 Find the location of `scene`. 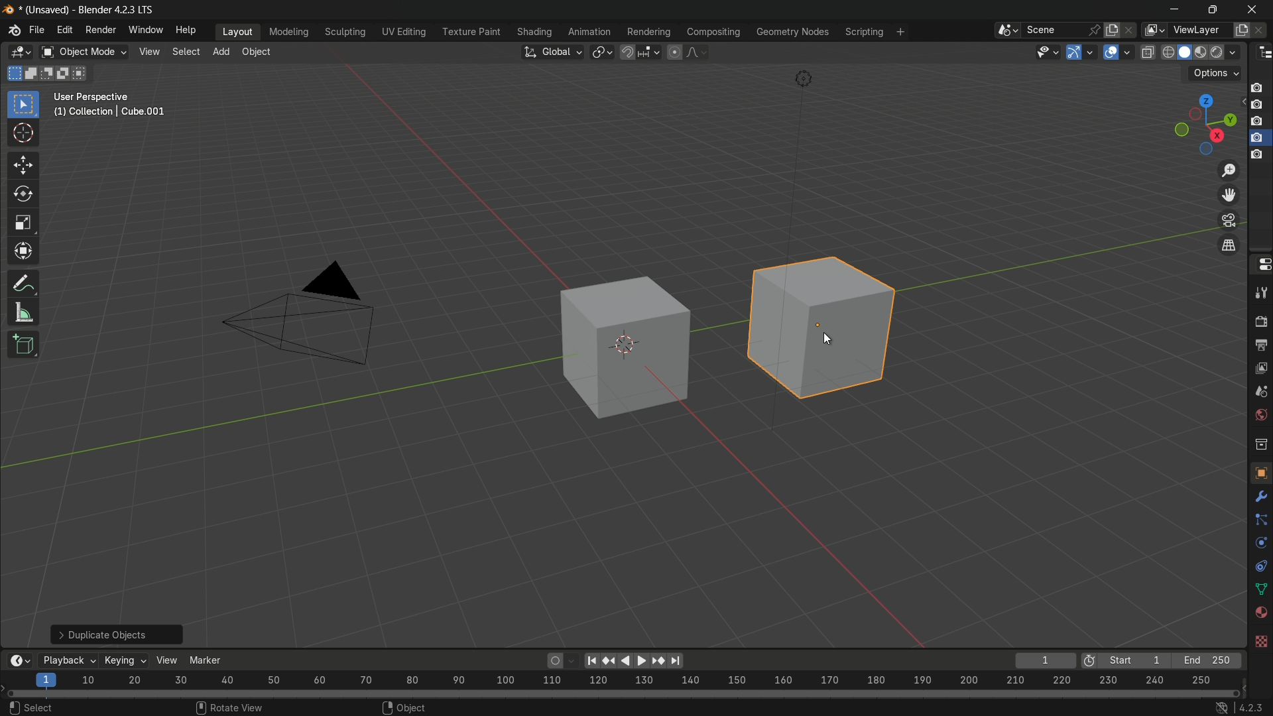

scene is located at coordinates (1061, 30).